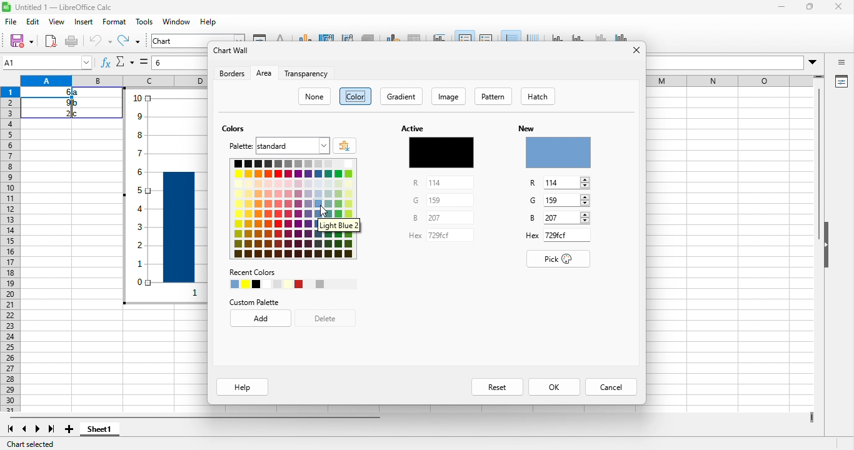  What do you see at coordinates (528, 239) in the screenshot?
I see `Hex` at bounding box center [528, 239].